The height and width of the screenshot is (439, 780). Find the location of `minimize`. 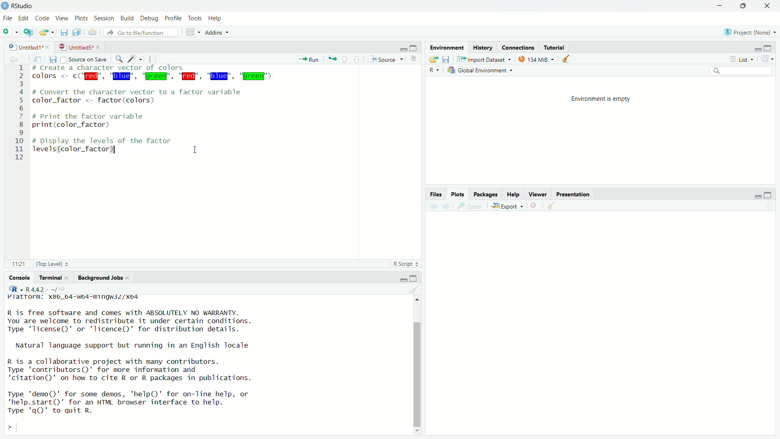

minimize is located at coordinates (399, 278).